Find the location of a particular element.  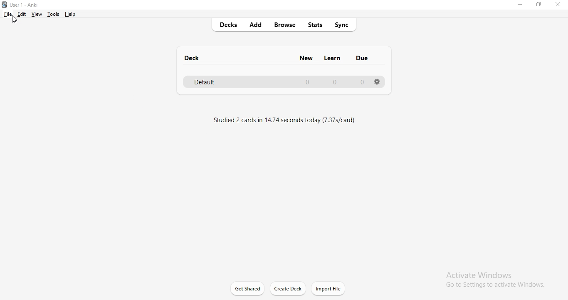

browse is located at coordinates (286, 25).